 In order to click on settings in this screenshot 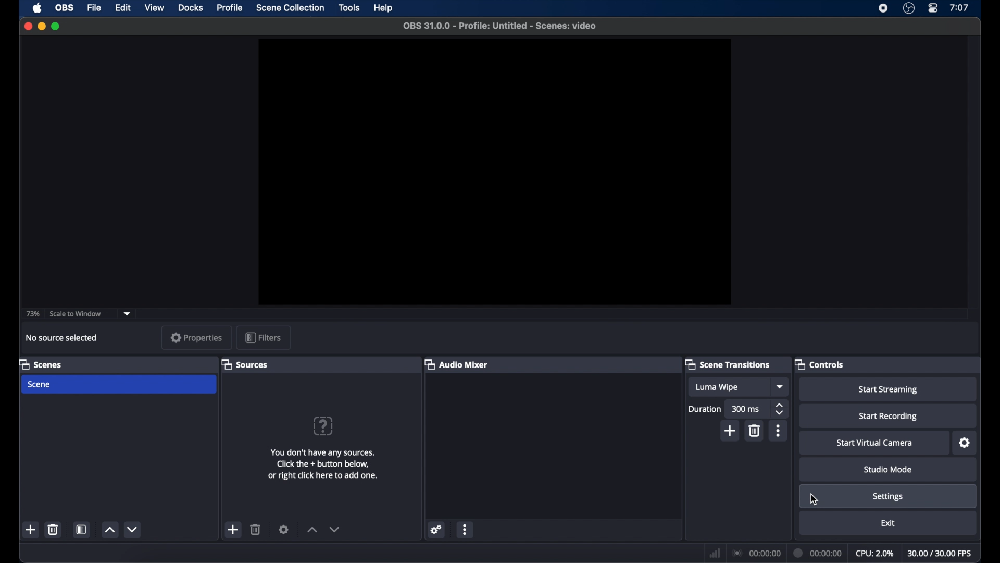, I will do `click(965, 443)`.